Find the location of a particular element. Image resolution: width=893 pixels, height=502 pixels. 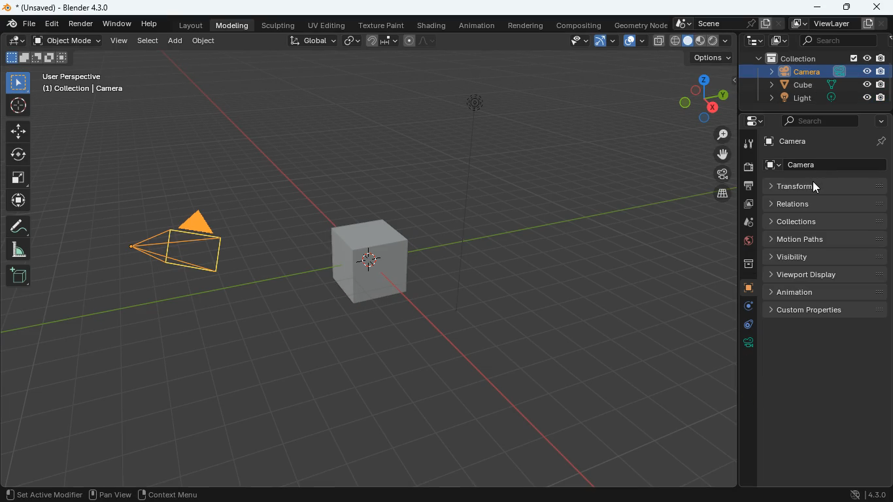

camera is located at coordinates (827, 165).